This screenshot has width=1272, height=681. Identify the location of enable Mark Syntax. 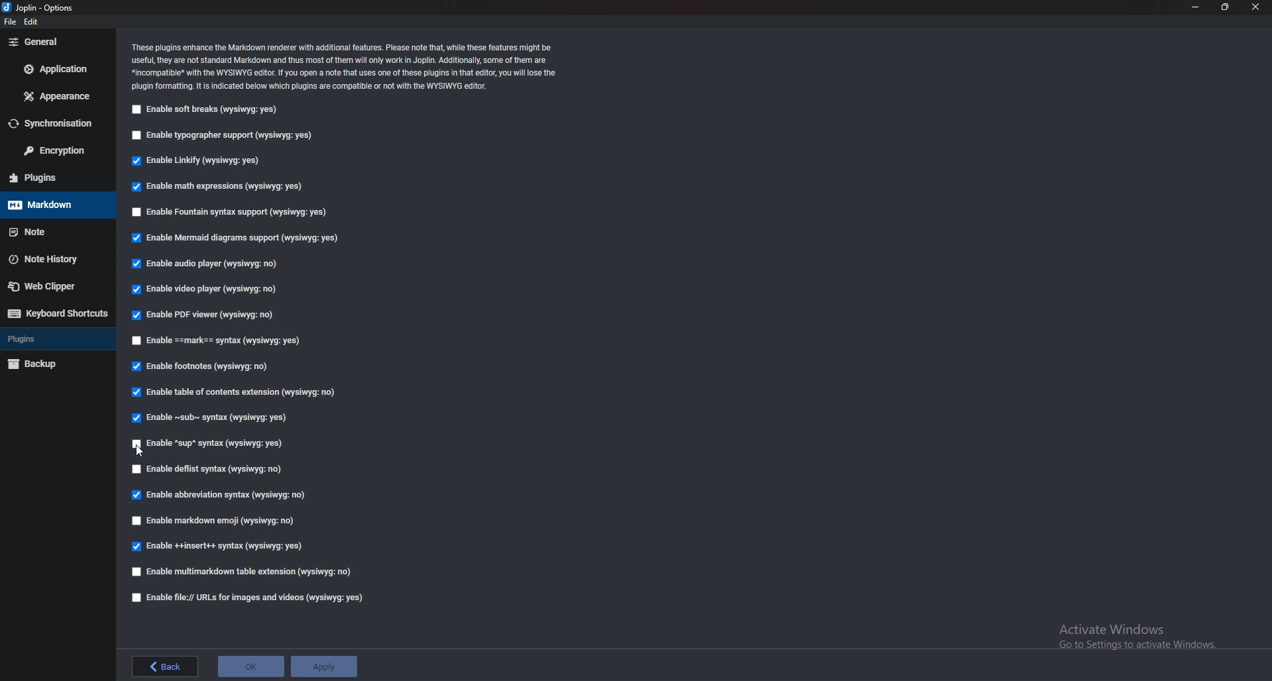
(219, 339).